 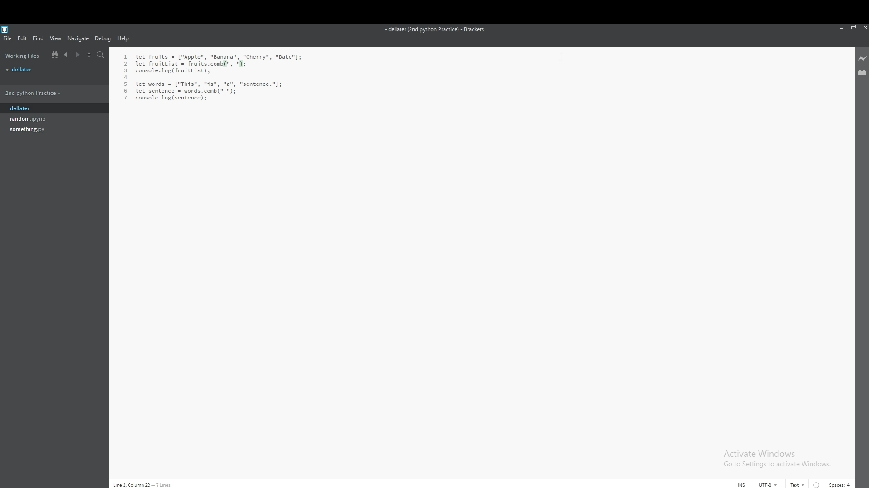 What do you see at coordinates (853, 27) in the screenshot?
I see `resize` at bounding box center [853, 27].